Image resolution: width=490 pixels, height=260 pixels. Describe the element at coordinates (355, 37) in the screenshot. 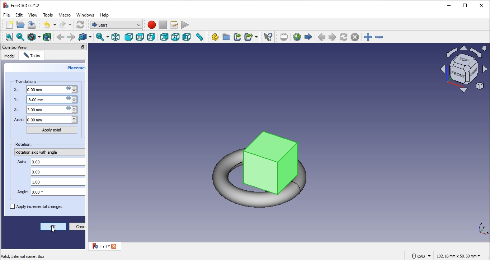

I see `stop loading` at that location.